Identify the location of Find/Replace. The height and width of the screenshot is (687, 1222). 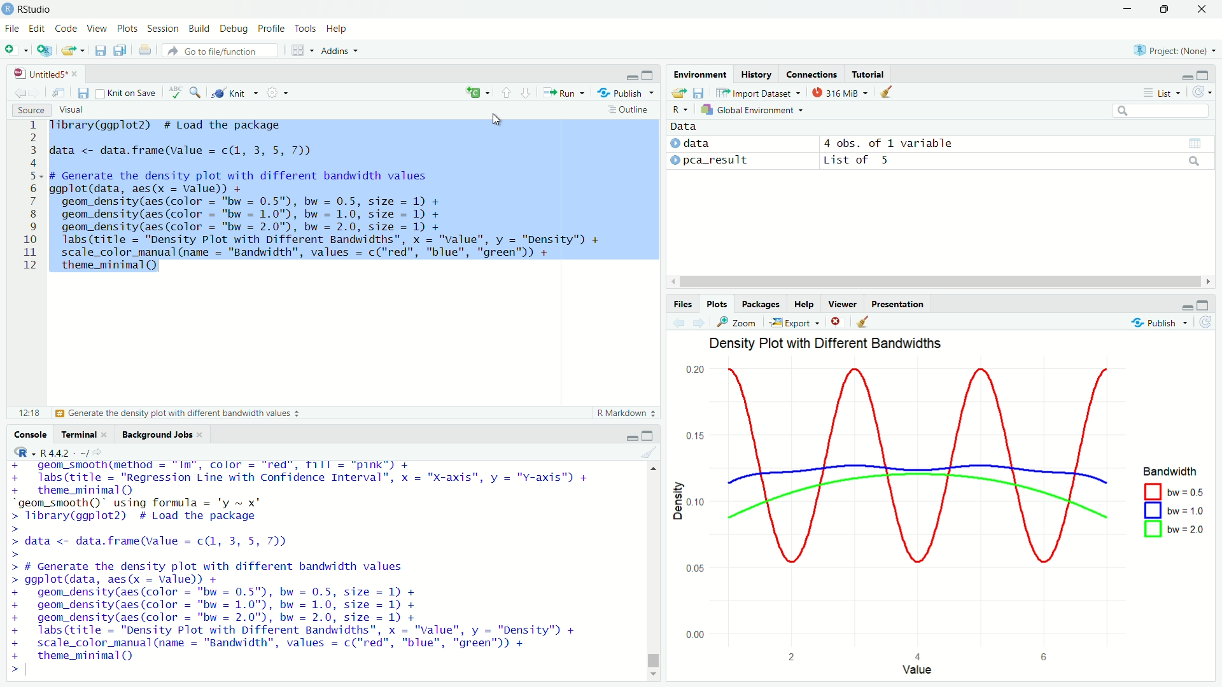
(195, 92).